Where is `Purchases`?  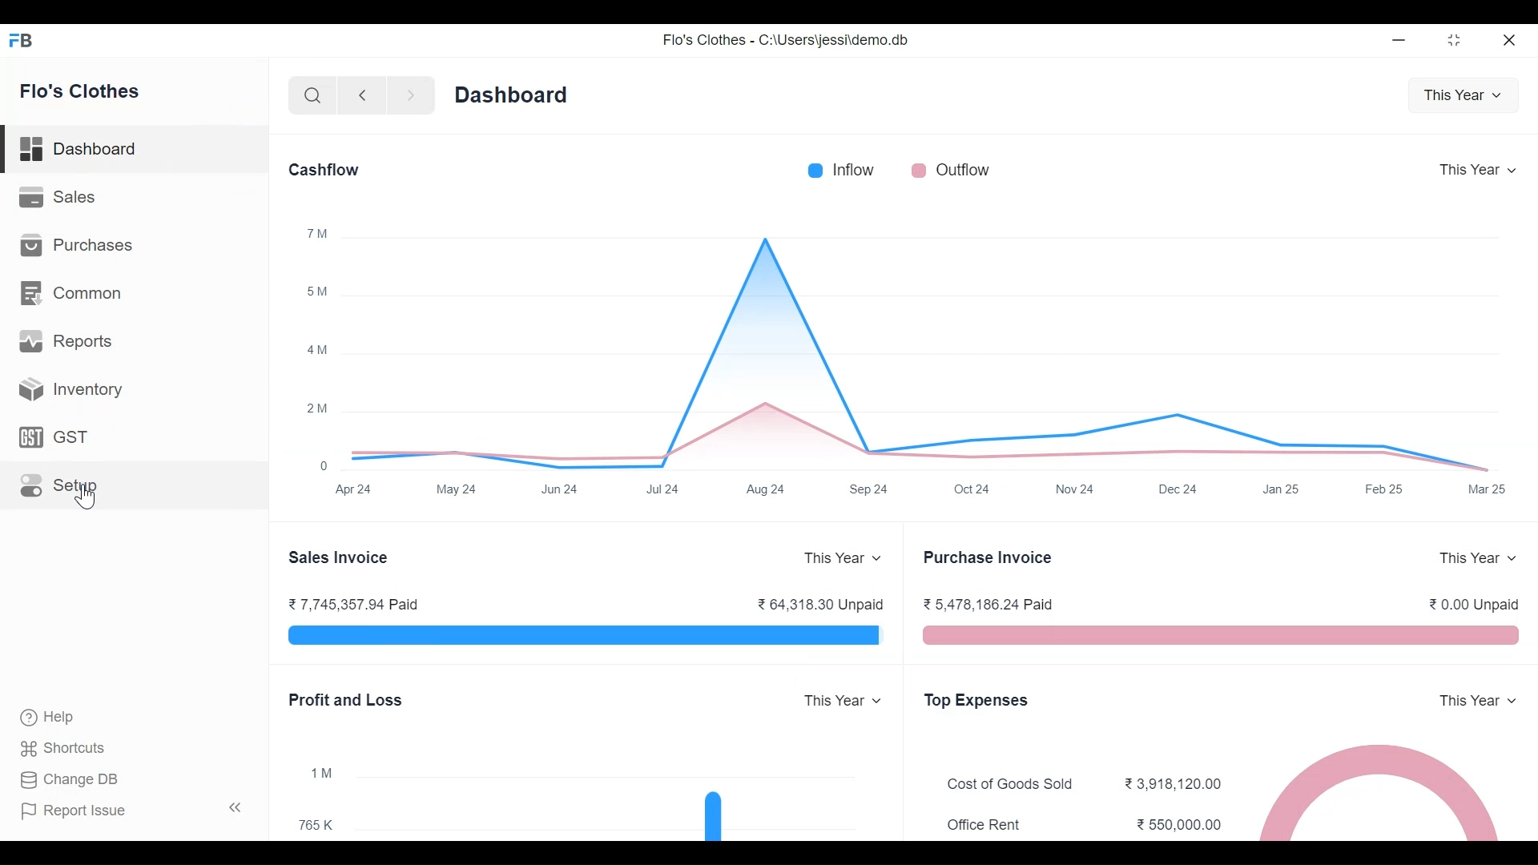 Purchases is located at coordinates (82, 247).